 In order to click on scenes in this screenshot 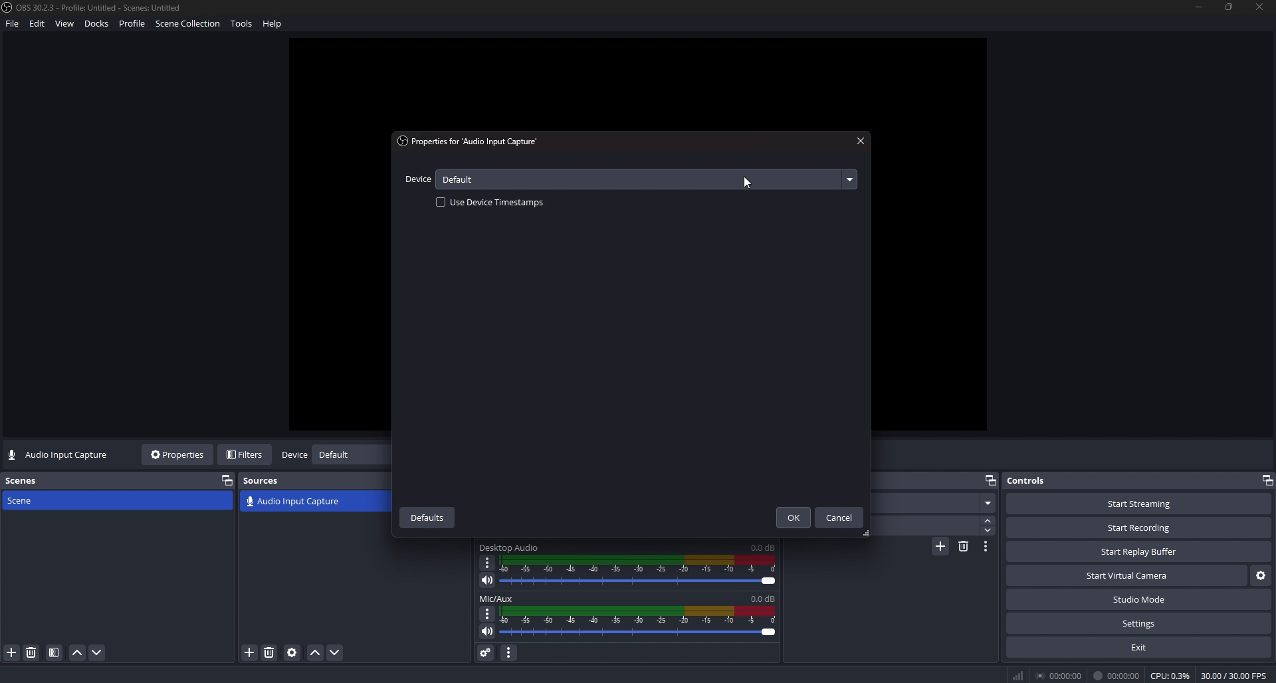, I will do `click(25, 480)`.